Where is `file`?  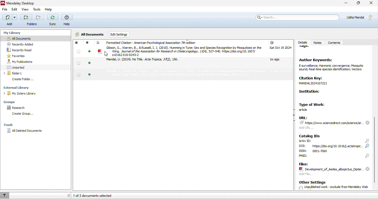 file is located at coordinates (6, 10).